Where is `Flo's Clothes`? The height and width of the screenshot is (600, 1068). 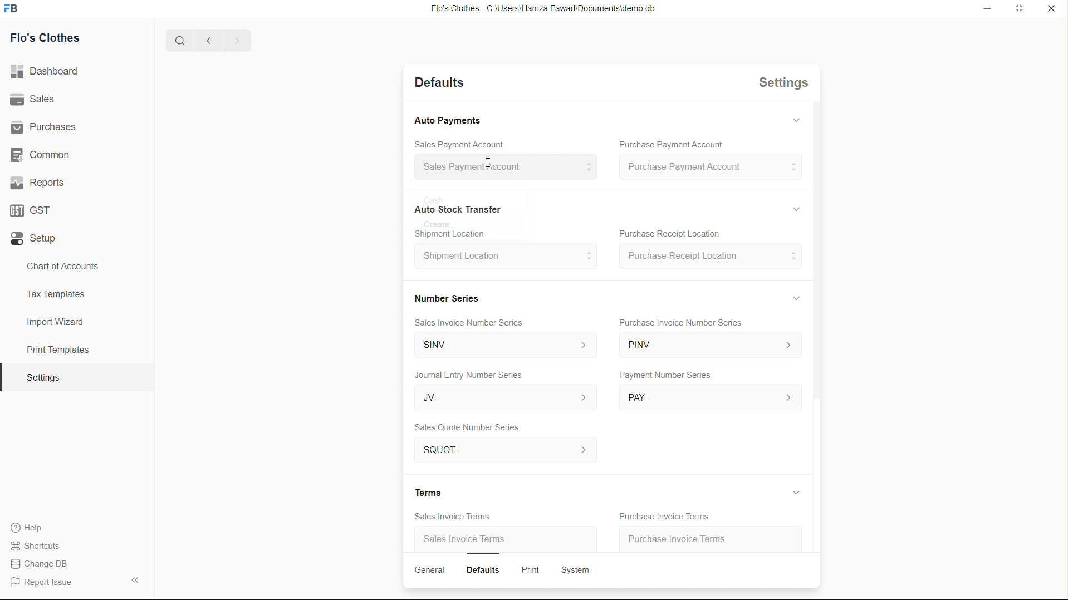 Flo's Clothes is located at coordinates (50, 40).